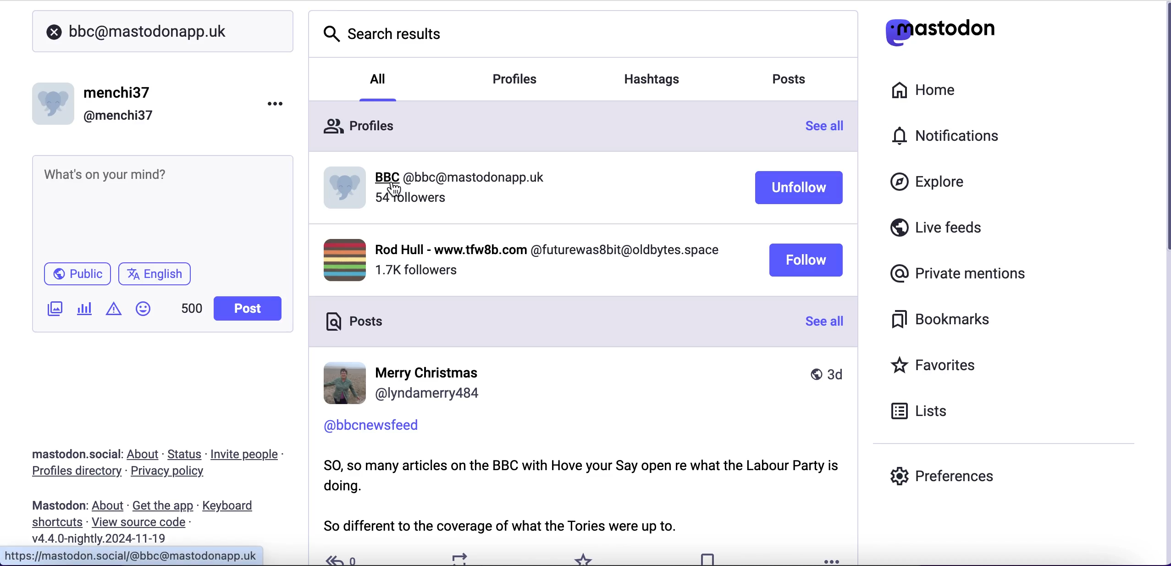  Describe the element at coordinates (924, 410) in the screenshot. I see `lists` at that location.